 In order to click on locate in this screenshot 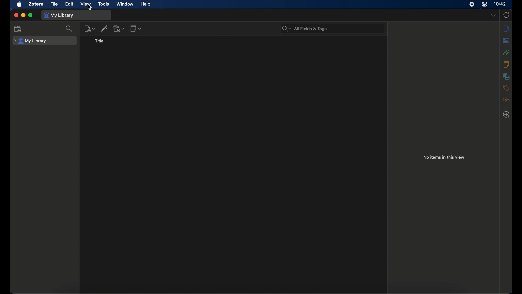, I will do `click(506, 115)`.